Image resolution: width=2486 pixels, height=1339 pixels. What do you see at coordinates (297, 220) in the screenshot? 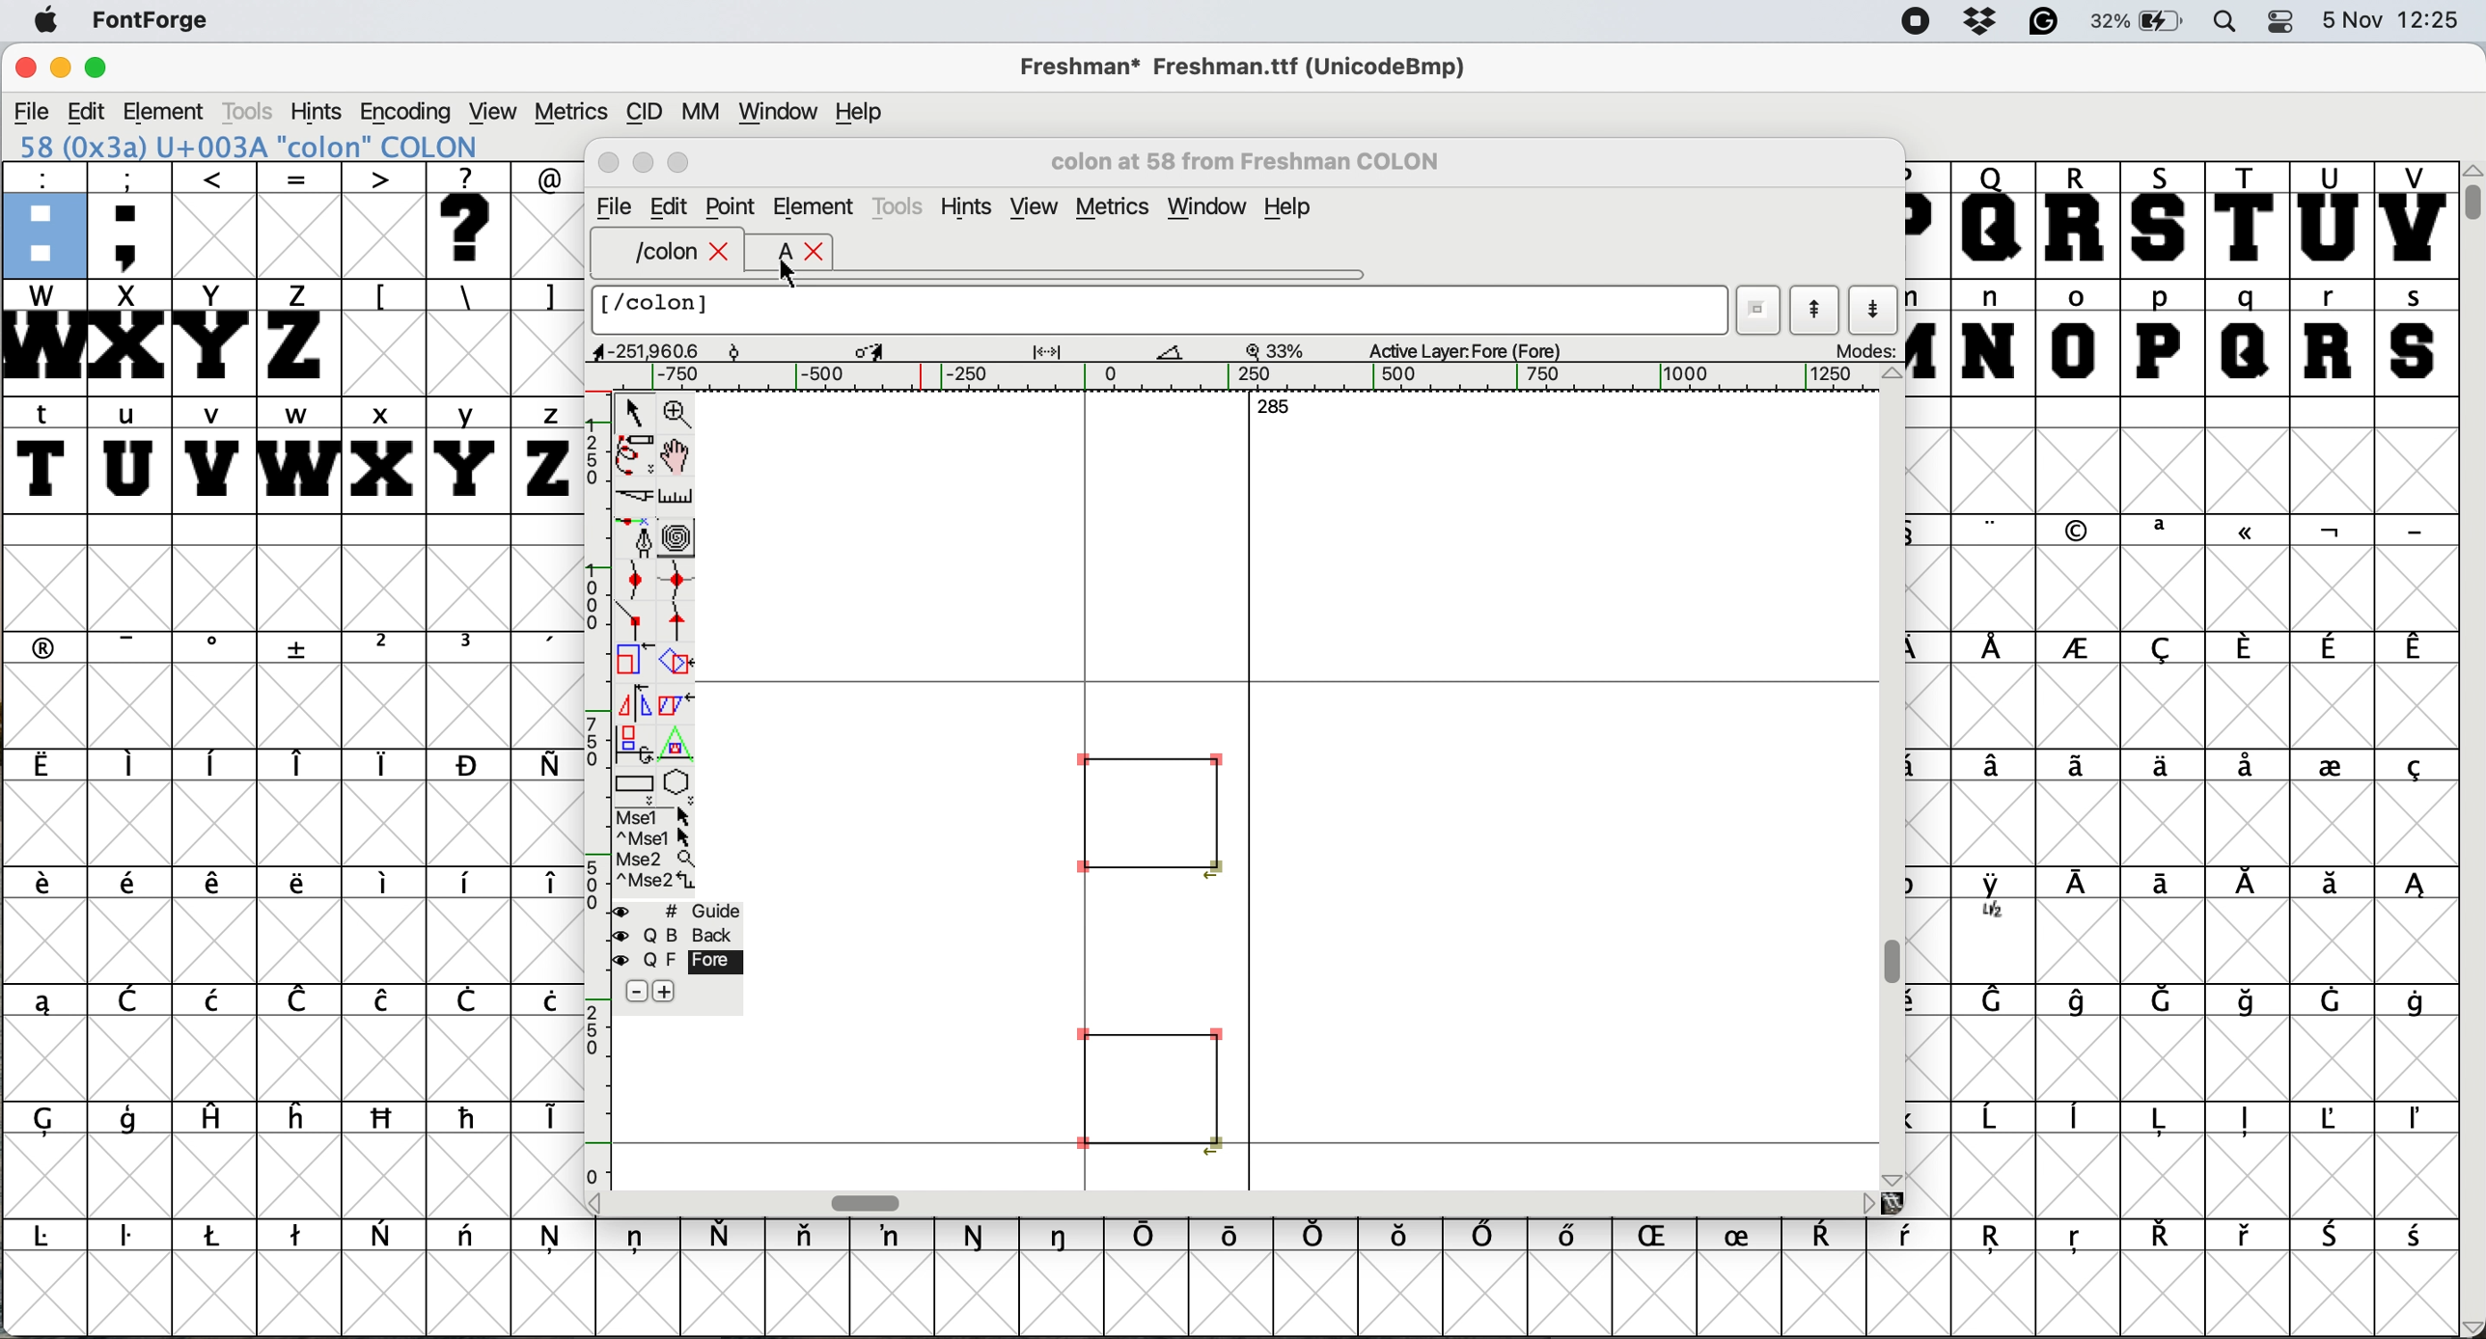
I see `=` at bounding box center [297, 220].